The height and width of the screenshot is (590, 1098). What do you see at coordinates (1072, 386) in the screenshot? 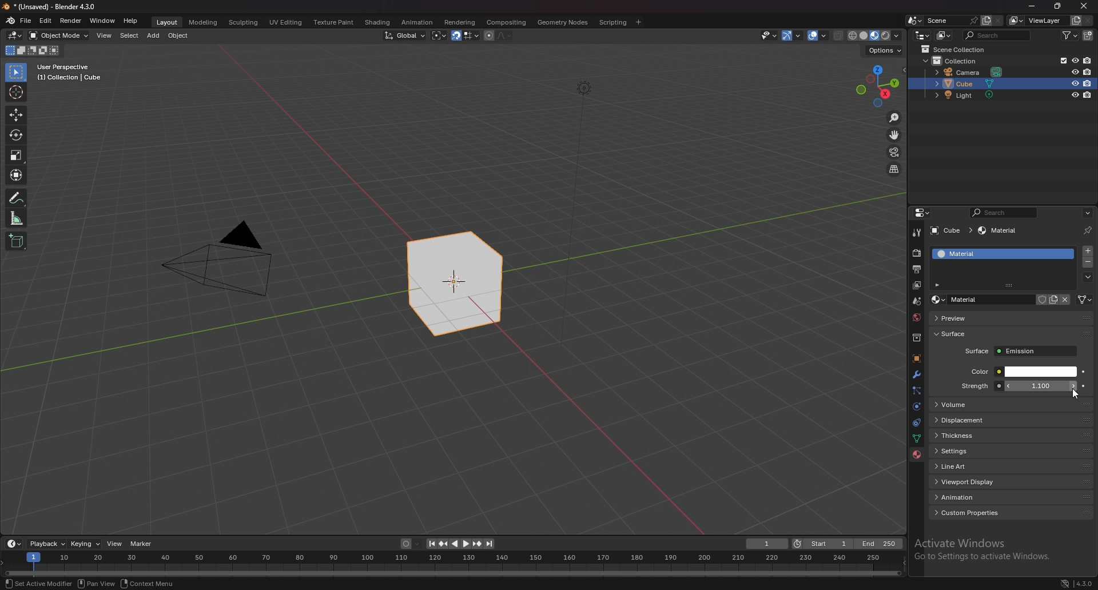
I see `decrease strength` at bounding box center [1072, 386].